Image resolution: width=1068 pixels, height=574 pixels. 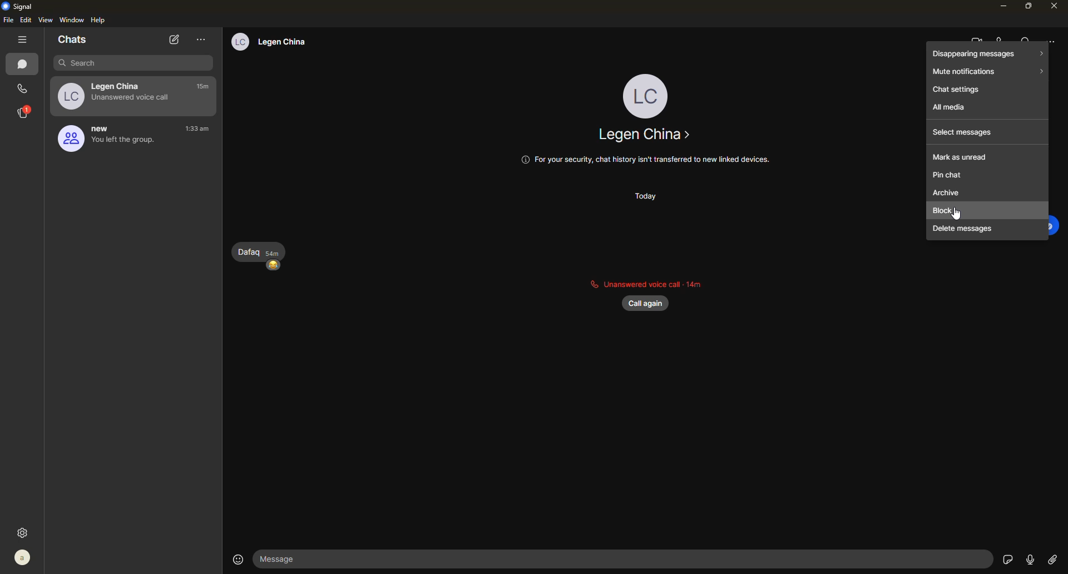 What do you see at coordinates (204, 87) in the screenshot?
I see `time` at bounding box center [204, 87].